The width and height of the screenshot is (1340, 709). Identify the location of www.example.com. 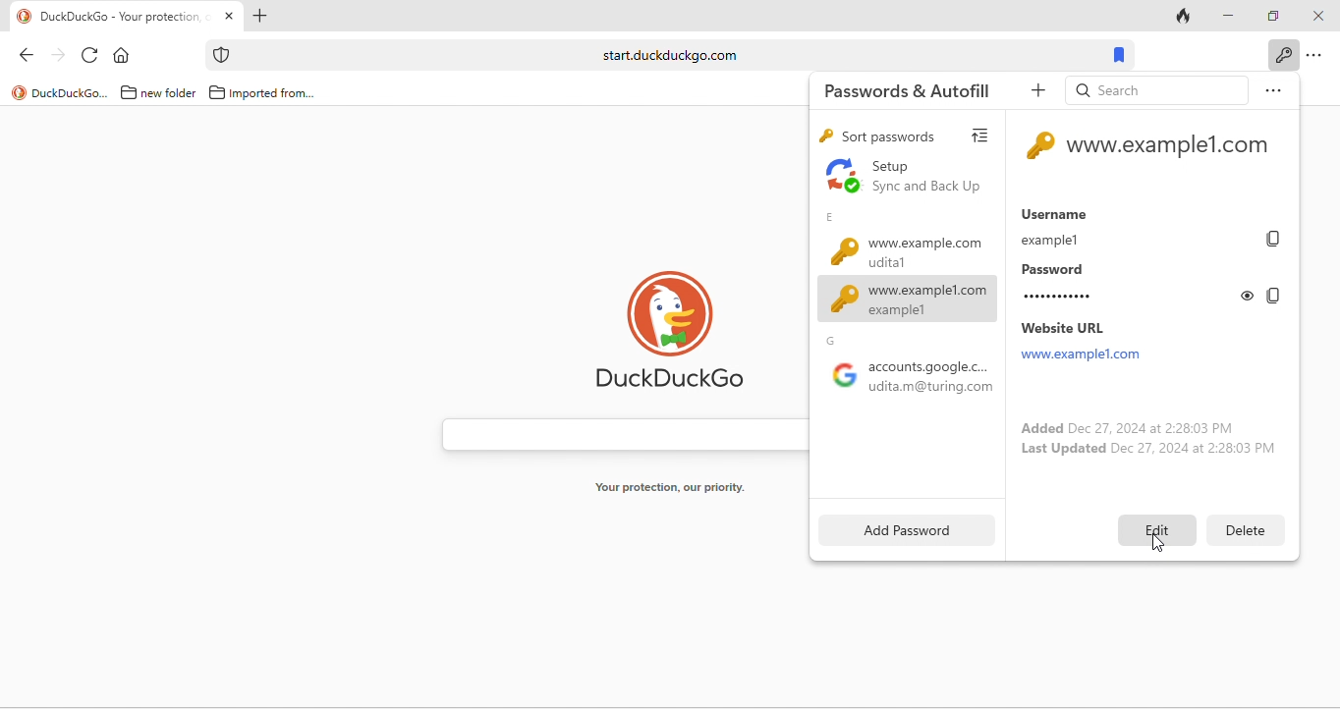
(912, 250).